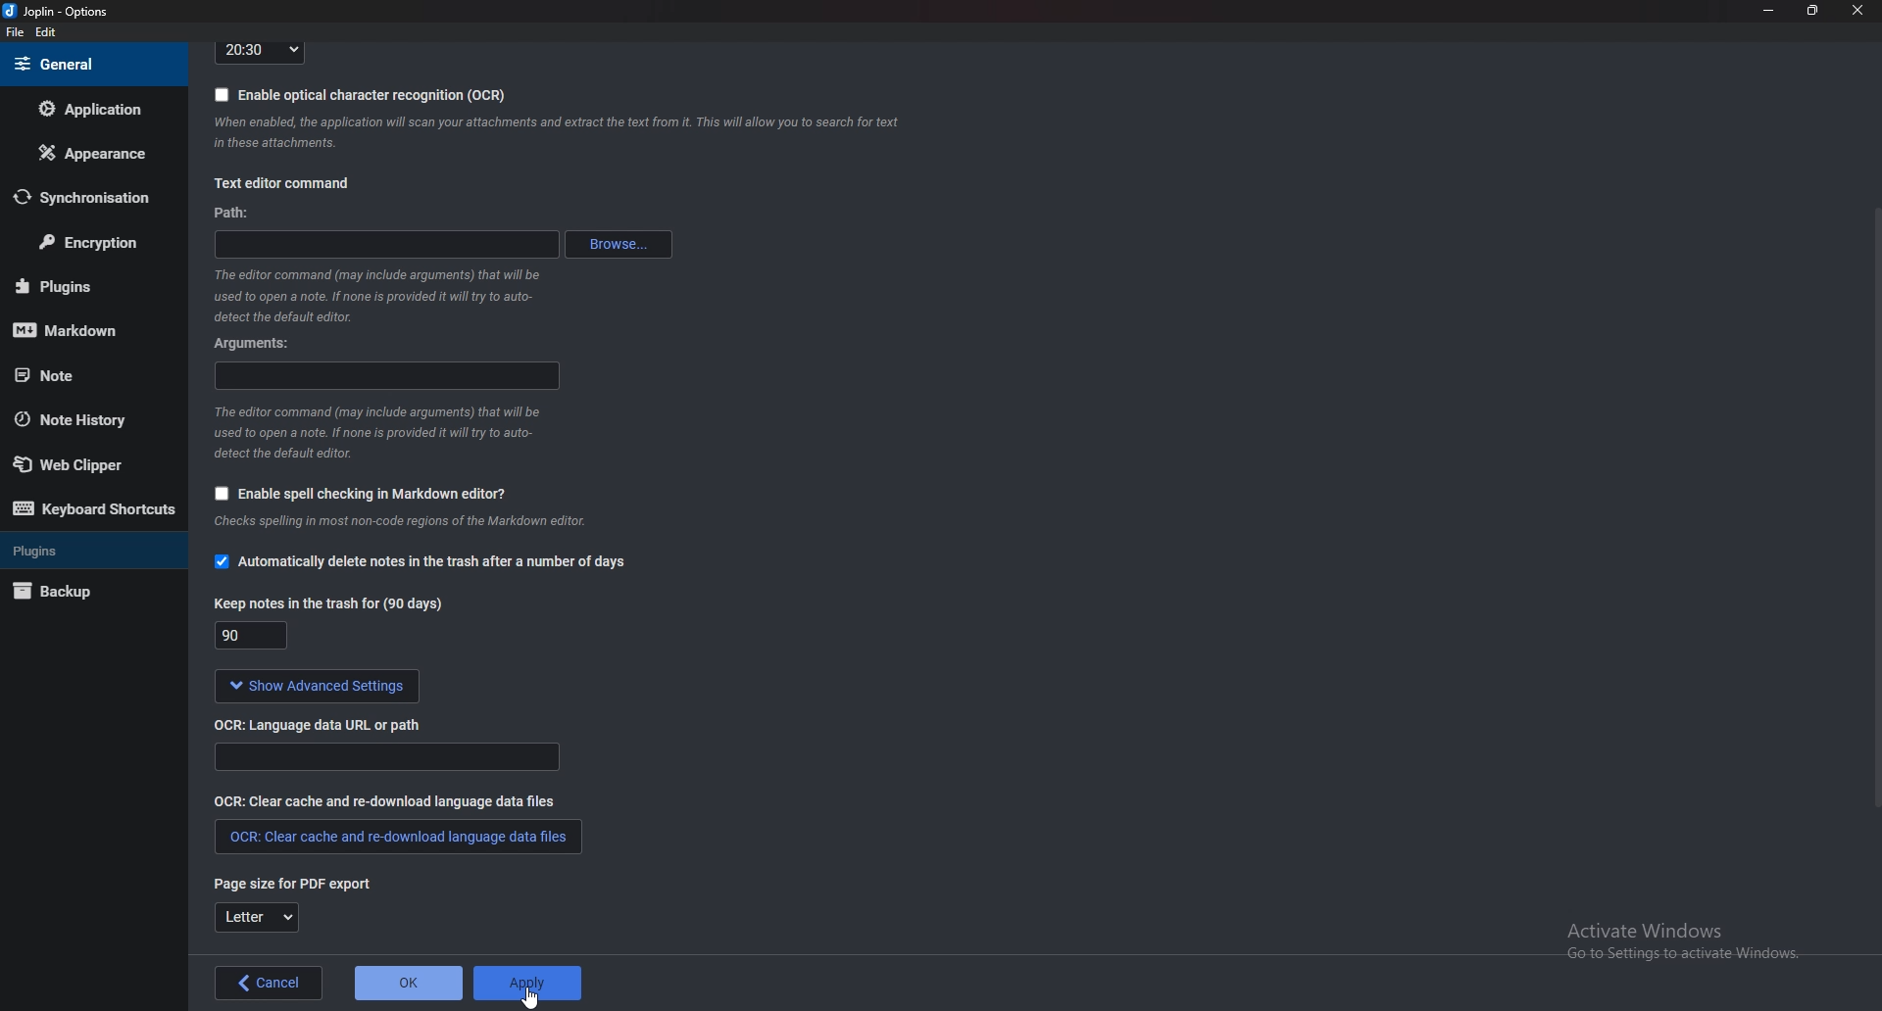 Image resolution: width=1882 pixels, height=1011 pixels. What do you see at coordinates (397, 526) in the screenshot?
I see `Info on spell checking` at bounding box center [397, 526].